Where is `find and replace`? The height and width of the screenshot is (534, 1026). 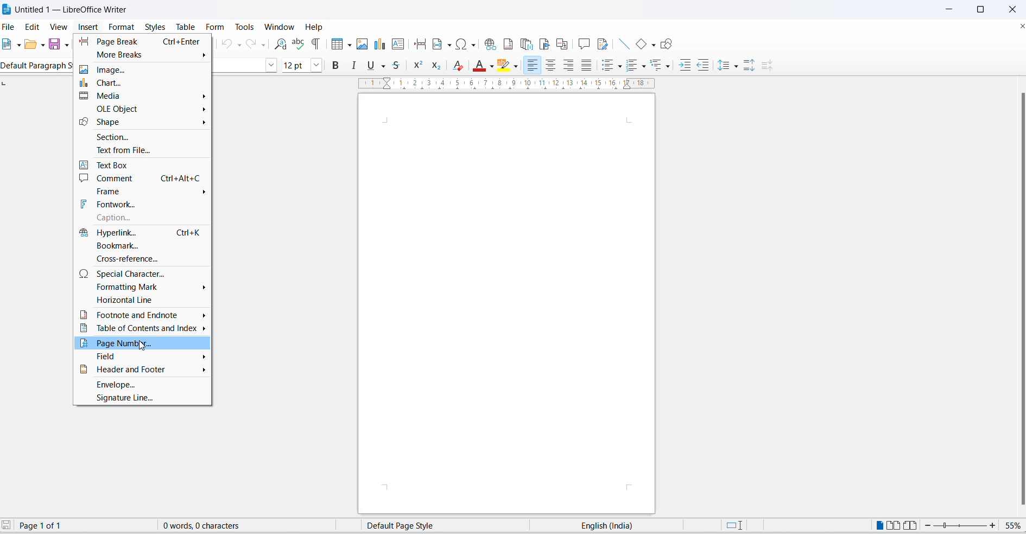 find and replace is located at coordinates (281, 44).